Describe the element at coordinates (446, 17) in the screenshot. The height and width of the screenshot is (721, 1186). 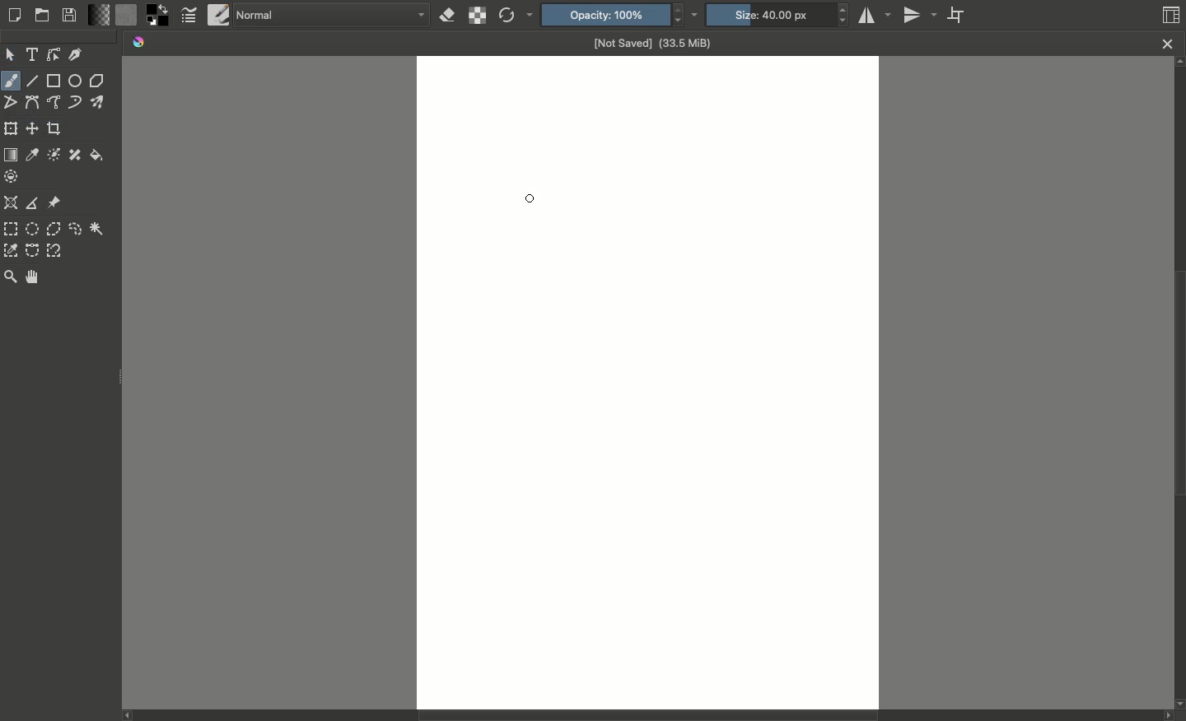
I see `Set eraser mode` at that location.